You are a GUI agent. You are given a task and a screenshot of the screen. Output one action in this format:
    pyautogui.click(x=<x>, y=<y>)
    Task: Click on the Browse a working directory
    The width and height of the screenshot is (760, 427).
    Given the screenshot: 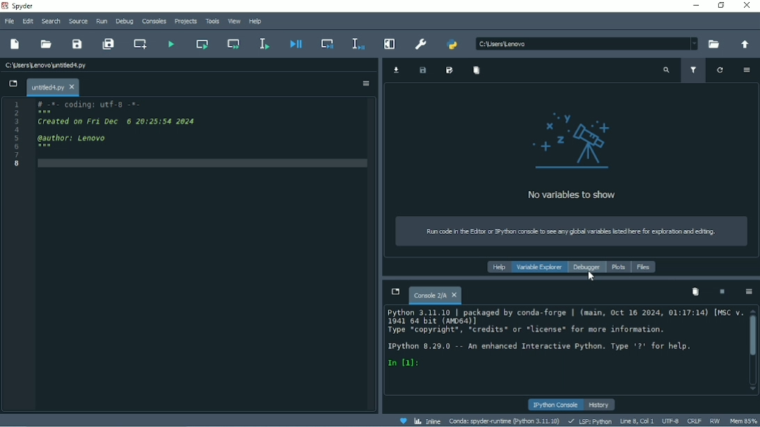 What is the action you would take?
    pyautogui.click(x=713, y=45)
    